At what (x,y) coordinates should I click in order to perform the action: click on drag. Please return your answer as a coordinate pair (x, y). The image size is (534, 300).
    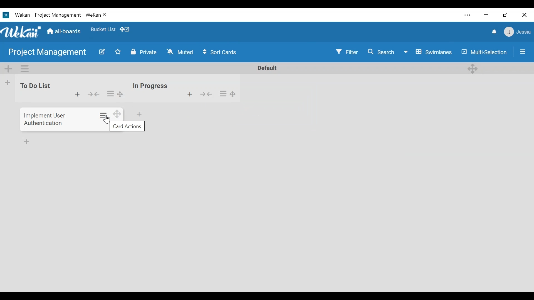
    Looking at the image, I should click on (117, 114).